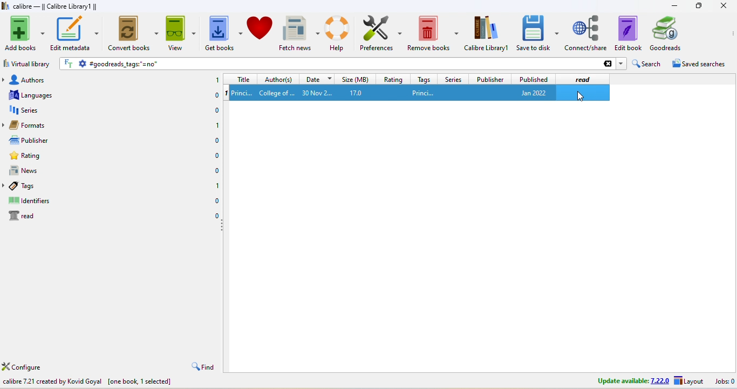 The width and height of the screenshot is (737, 389). I want to click on update avalable 7.22.0, so click(630, 381).